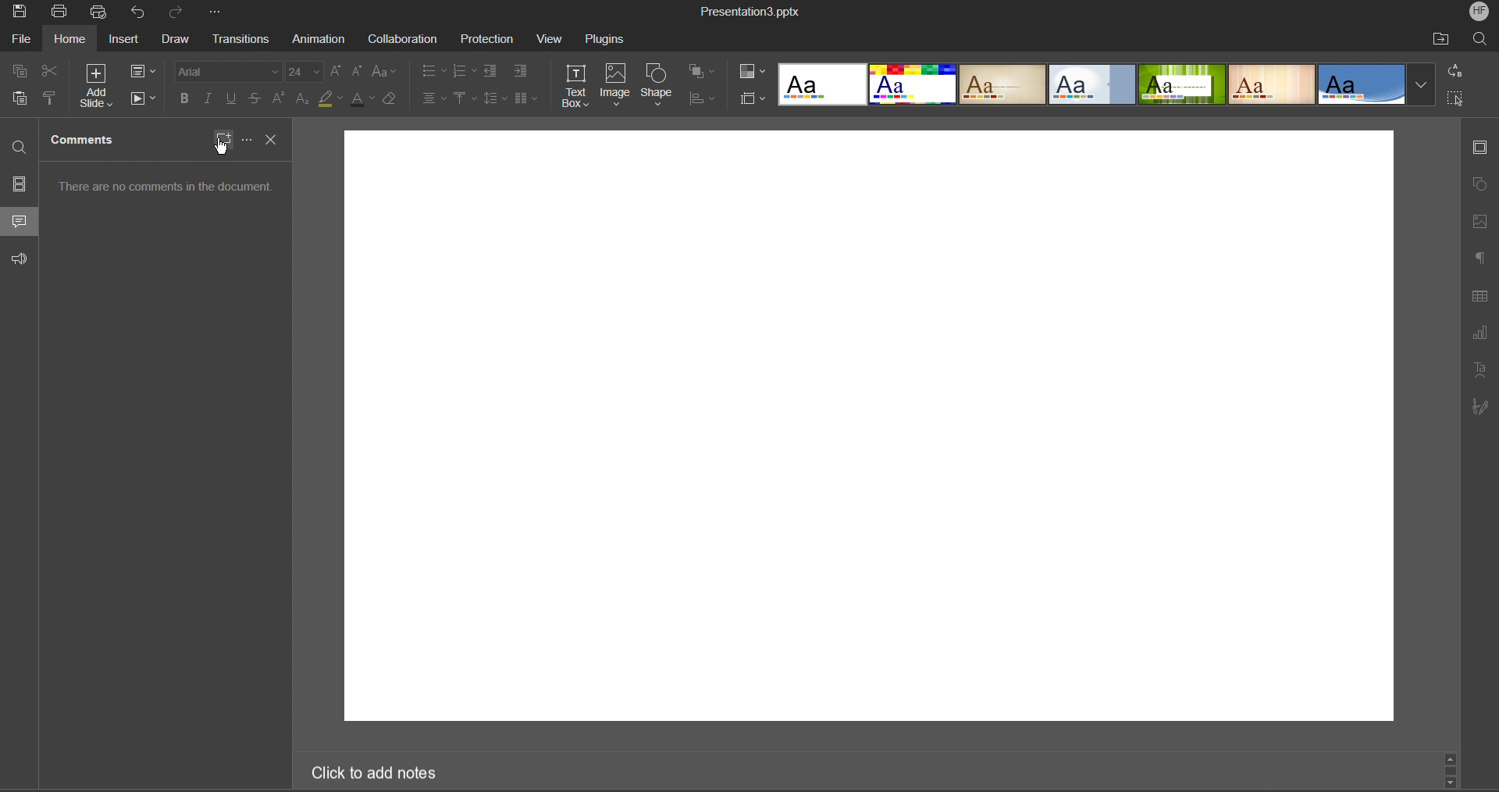  Describe the element at coordinates (359, 74) in the screenshot. I see `Decrease Size` at that location.